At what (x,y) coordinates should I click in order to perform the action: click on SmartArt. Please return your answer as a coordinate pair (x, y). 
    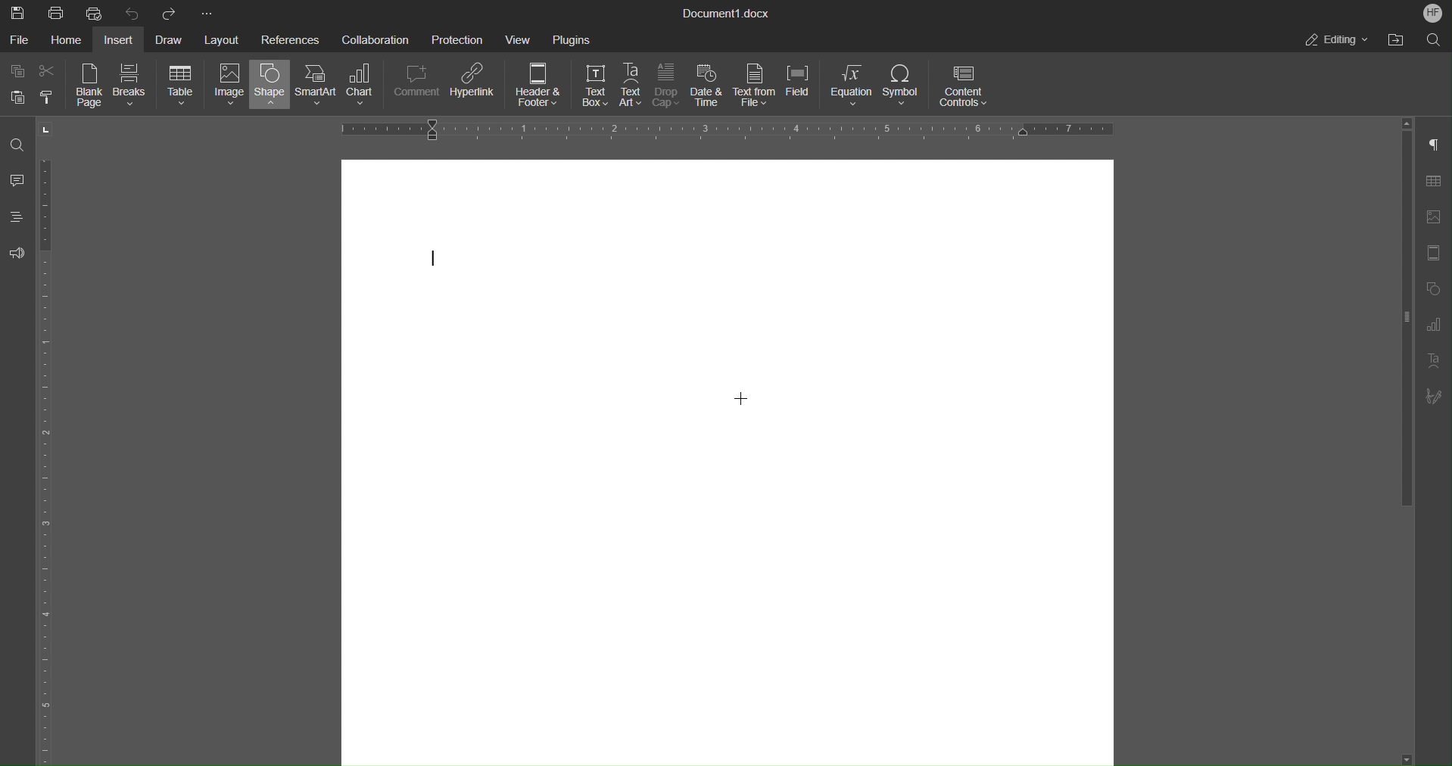
    Looking at the image, I should click on (318, 86).